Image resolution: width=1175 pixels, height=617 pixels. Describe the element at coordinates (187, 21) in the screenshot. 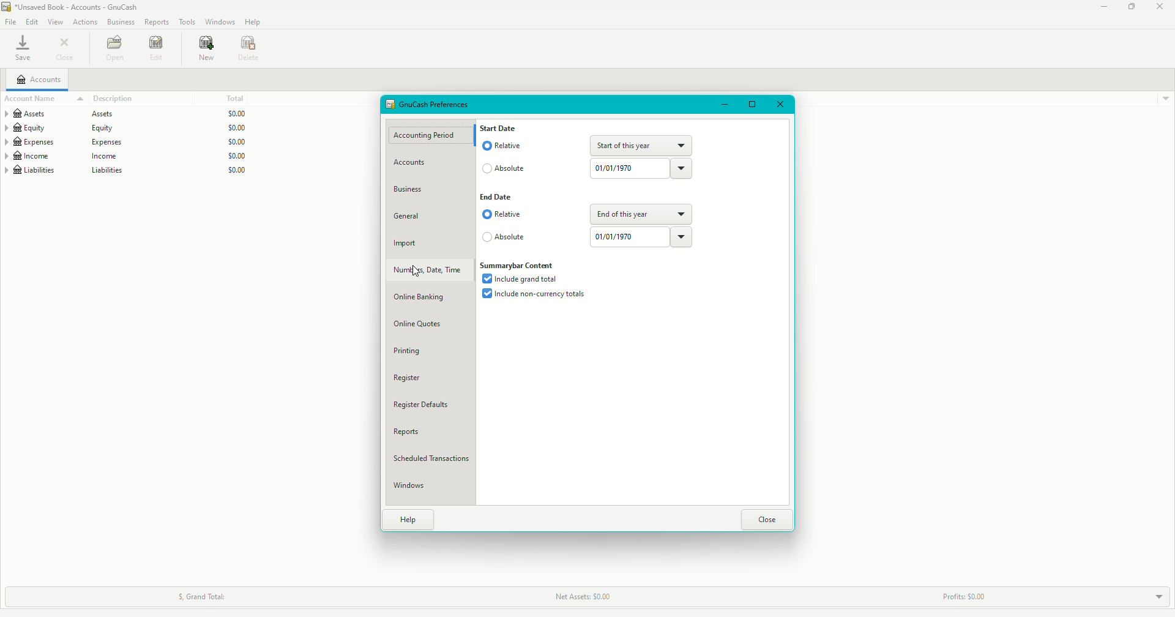

I see `Tools` at that location.